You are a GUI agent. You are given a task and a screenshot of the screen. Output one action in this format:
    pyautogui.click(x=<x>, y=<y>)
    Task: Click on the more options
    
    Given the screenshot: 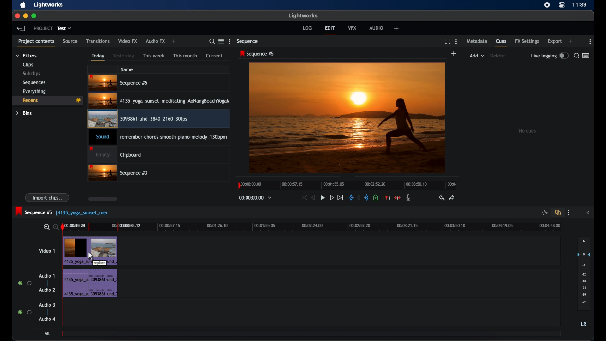 What is the action you would take?
    pyautogui.click(x=569, y=213)
    